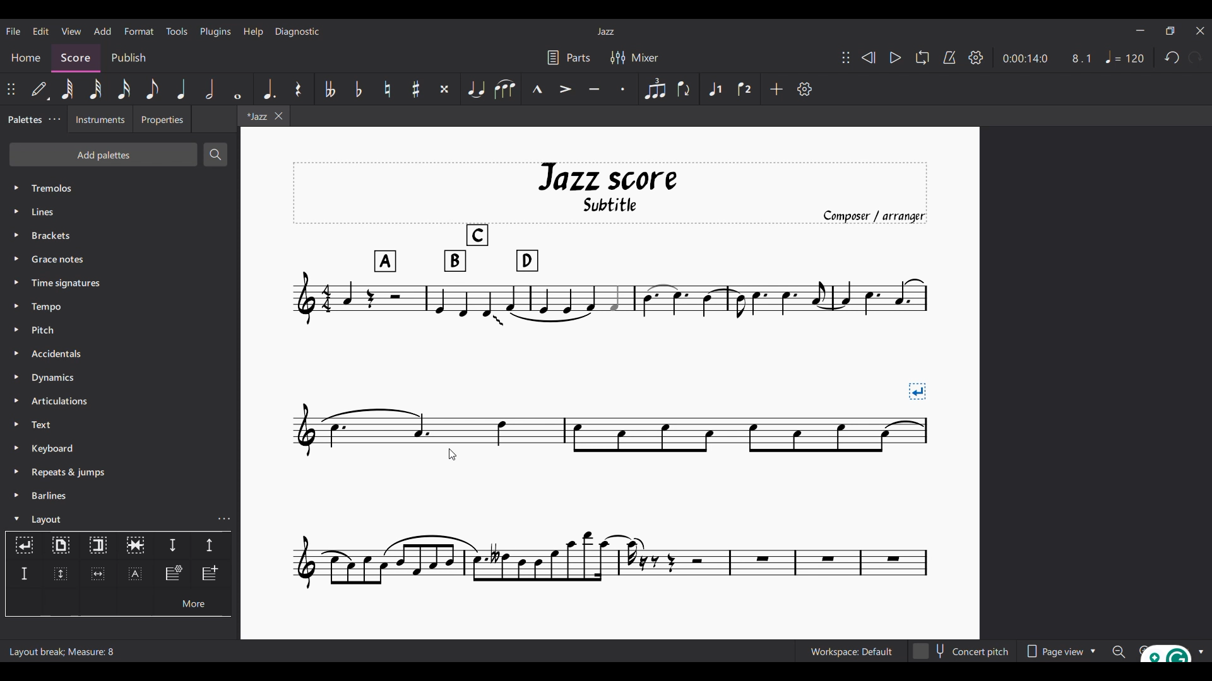 This screenshot has width=1212, height=681. Describe the element at coordinates (896, 57) in the screenshot. I see `Play` at that location.